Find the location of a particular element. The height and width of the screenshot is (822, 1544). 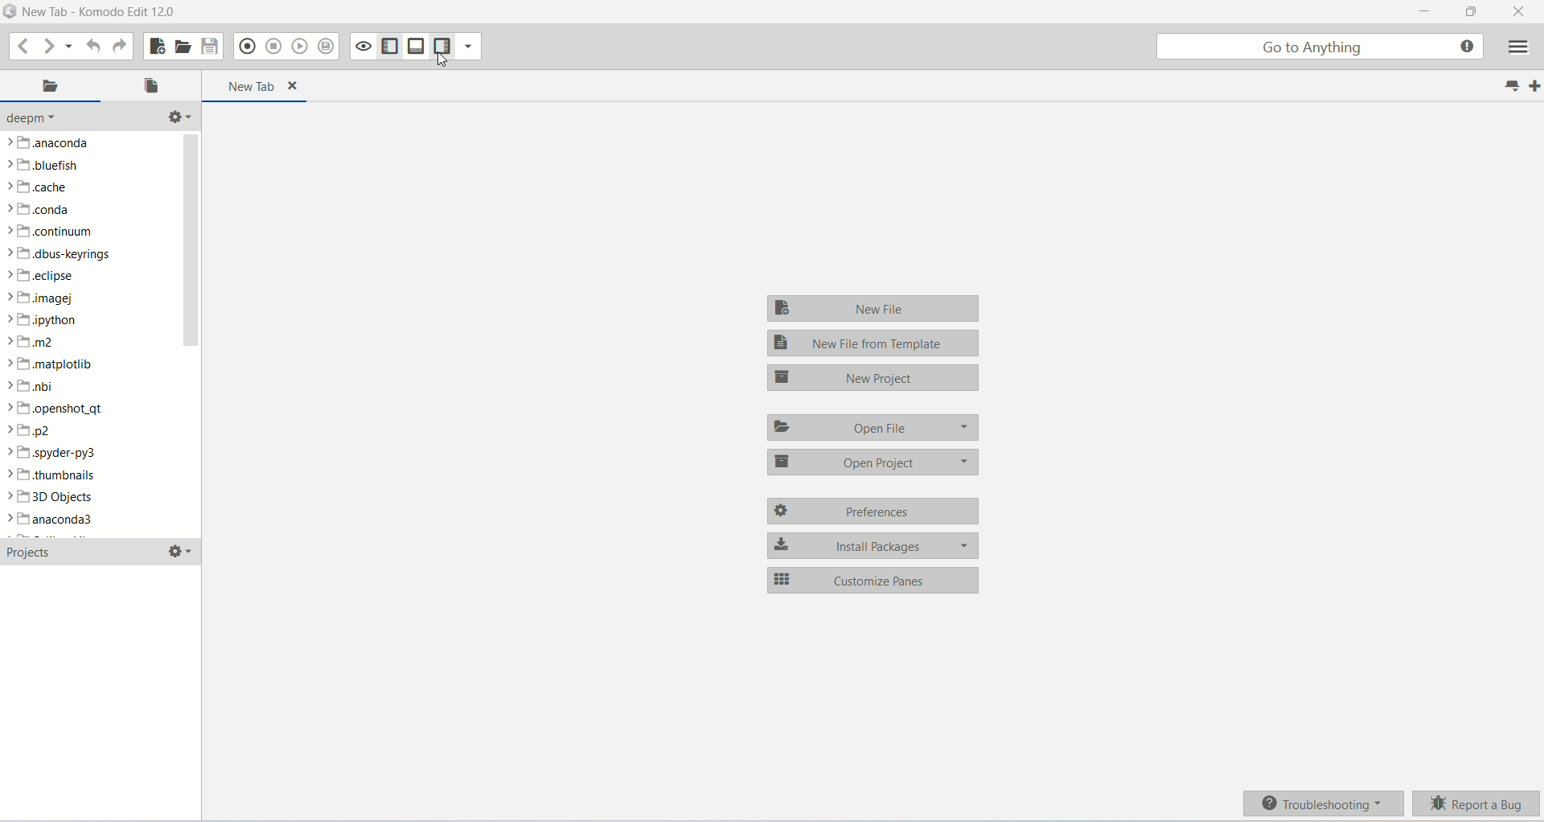

save macro to toolbox is located at coordinates (326, 47).